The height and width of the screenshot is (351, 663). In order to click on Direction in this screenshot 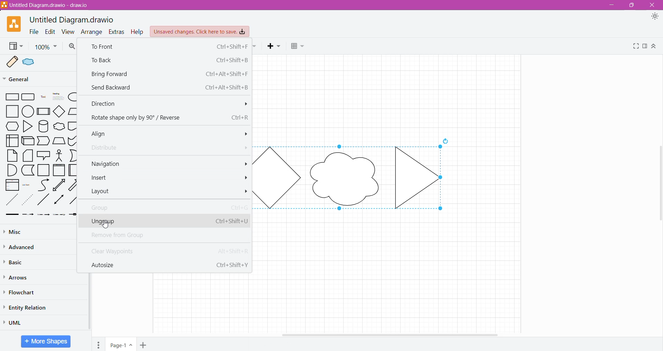, I will do `click(170, 104)`.